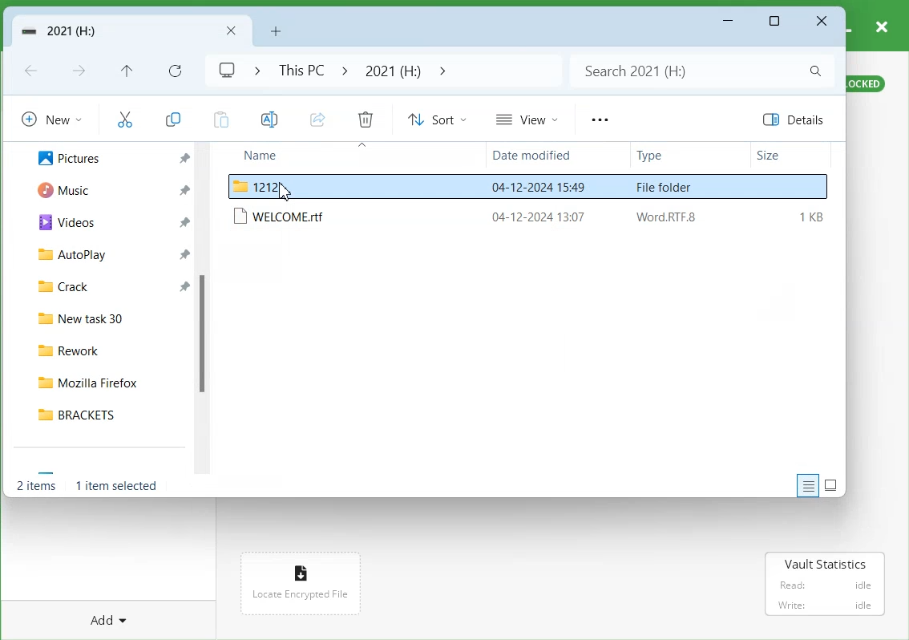 Image resolution: width=909 pixels, height=640 pixels. What do you see at coordinates (173, 116) in the screenshot?
I see `Copy` at bounding box center [173, 116].